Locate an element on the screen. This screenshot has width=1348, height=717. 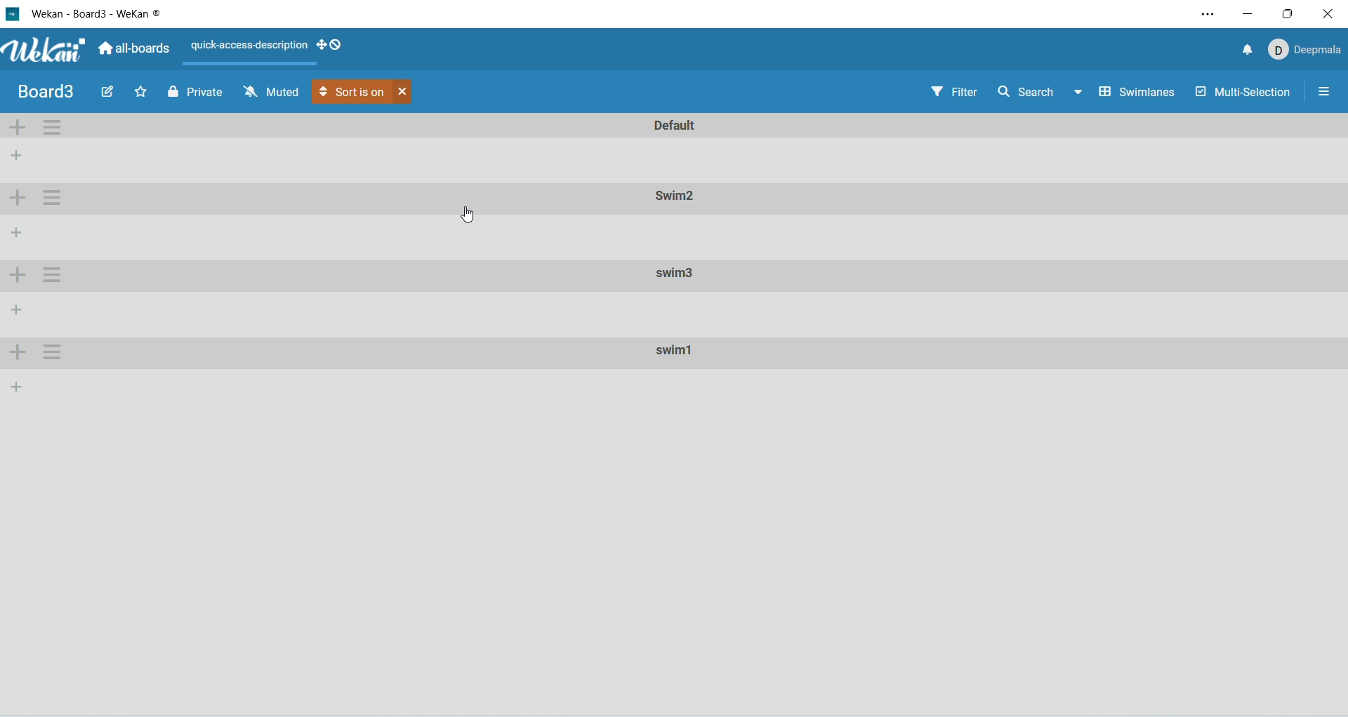
swimlane actions is located at coordinates (53, 275).